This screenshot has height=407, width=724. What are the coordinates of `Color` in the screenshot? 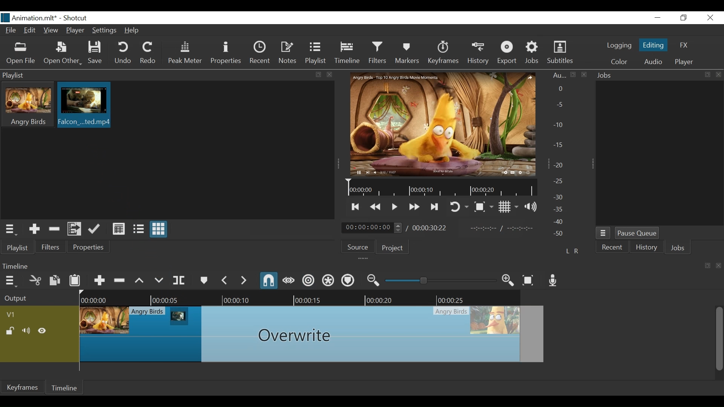 It's located at (621, 62).